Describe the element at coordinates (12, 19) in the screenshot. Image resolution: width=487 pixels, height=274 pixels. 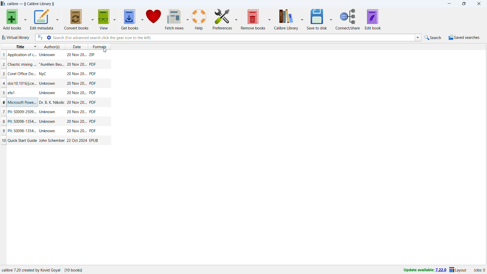
I see `add books` at that location.